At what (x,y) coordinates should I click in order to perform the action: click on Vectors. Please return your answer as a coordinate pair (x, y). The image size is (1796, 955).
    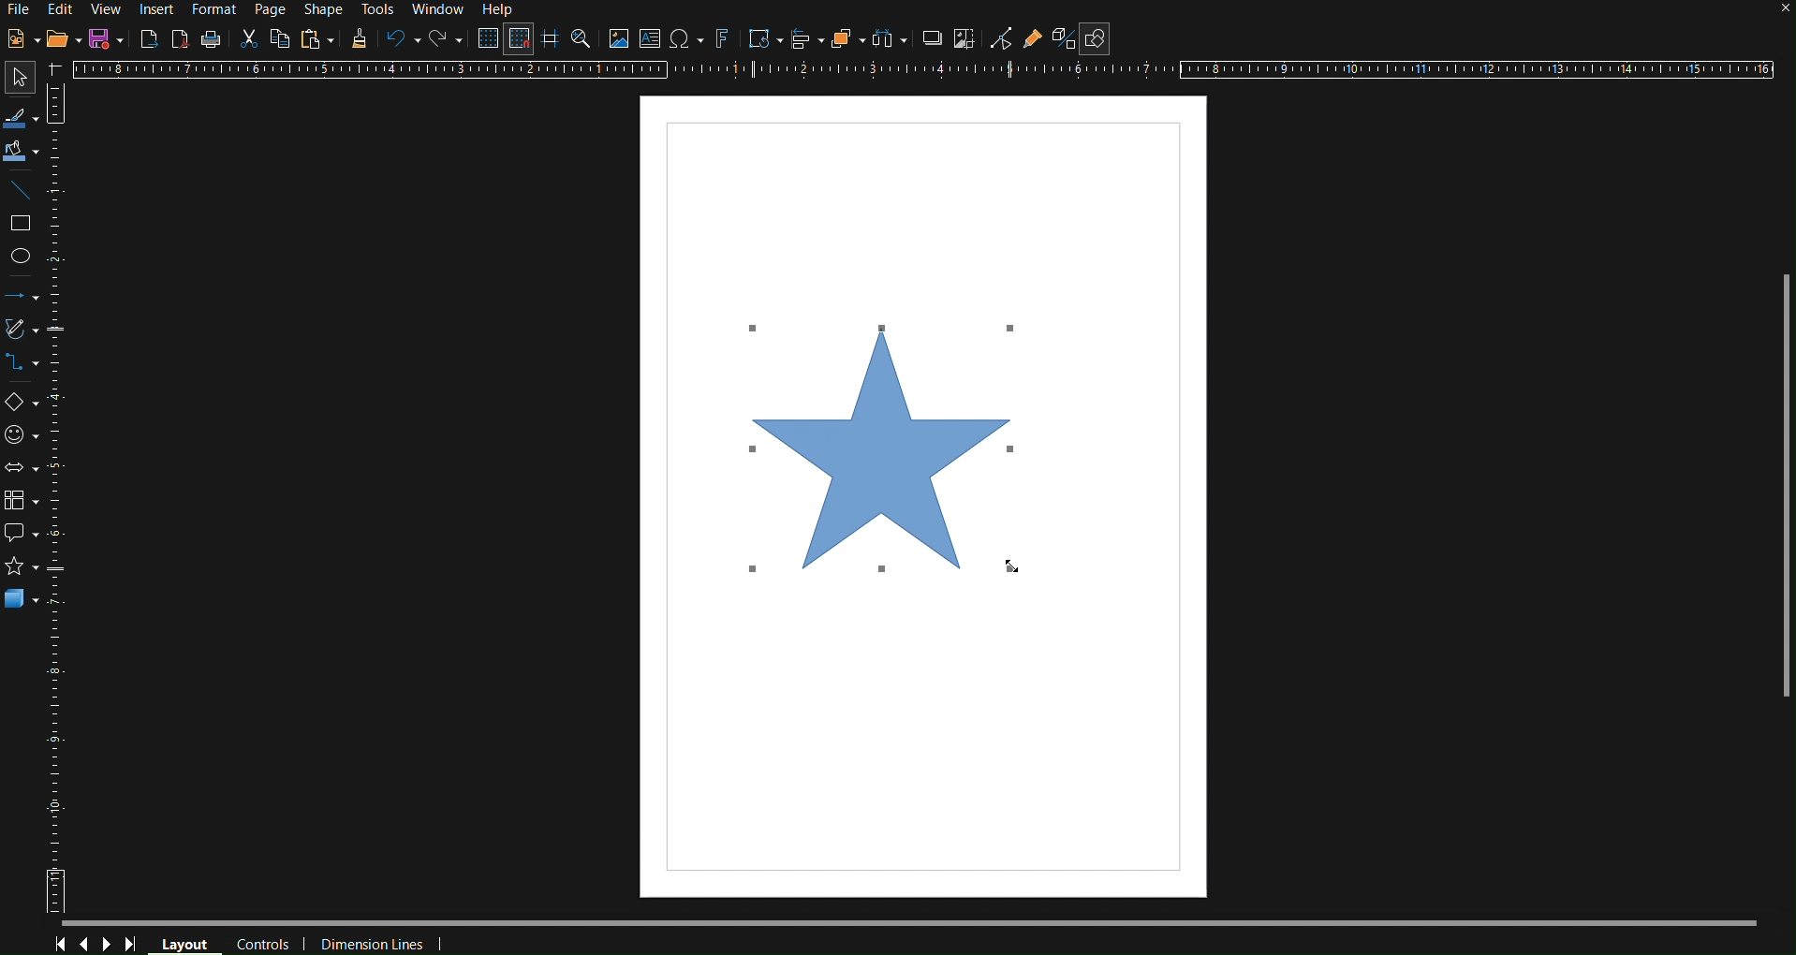
    Looking at the image, I should click on (23, 332).